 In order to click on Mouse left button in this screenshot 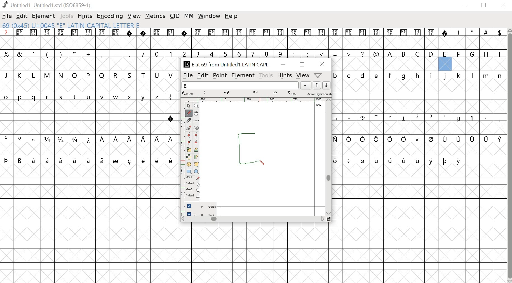, I will do `click(192, 178)`.